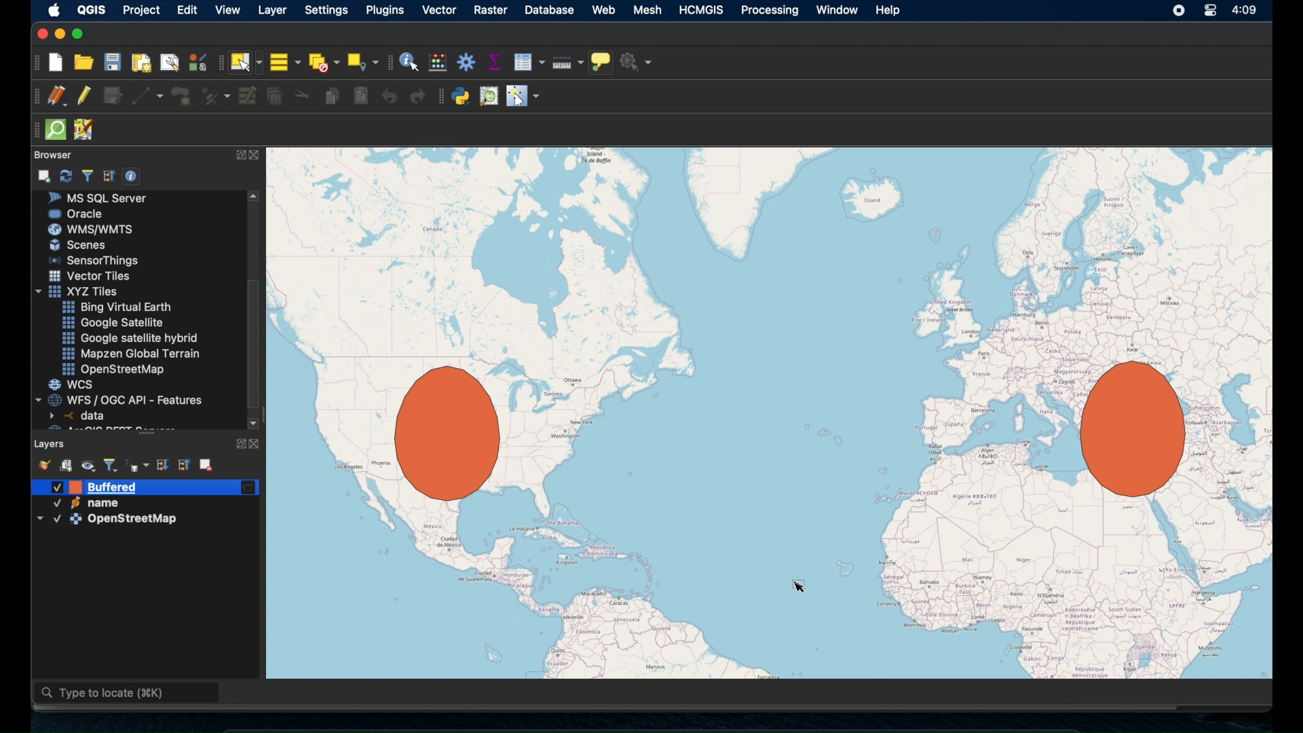  Describe the element at coordinates (121, 399) in the screenshot. I see `wfs/ogc api - features` at that location.